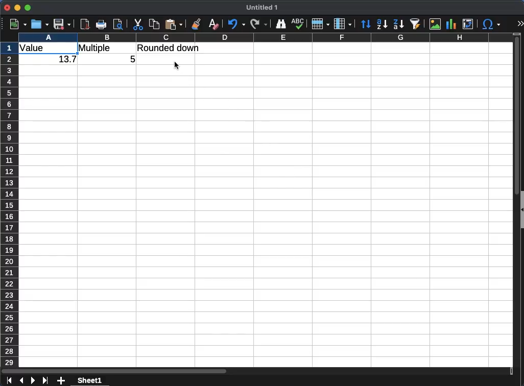  I want to click on add sheet, so click(61, 380).